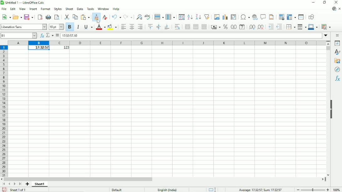 Image resolution: width=342 pixels, height=192 pixels. What do you see at coordinates (4, 189) in the screenshot?
I see `Save` at bounding box center [4, 189].